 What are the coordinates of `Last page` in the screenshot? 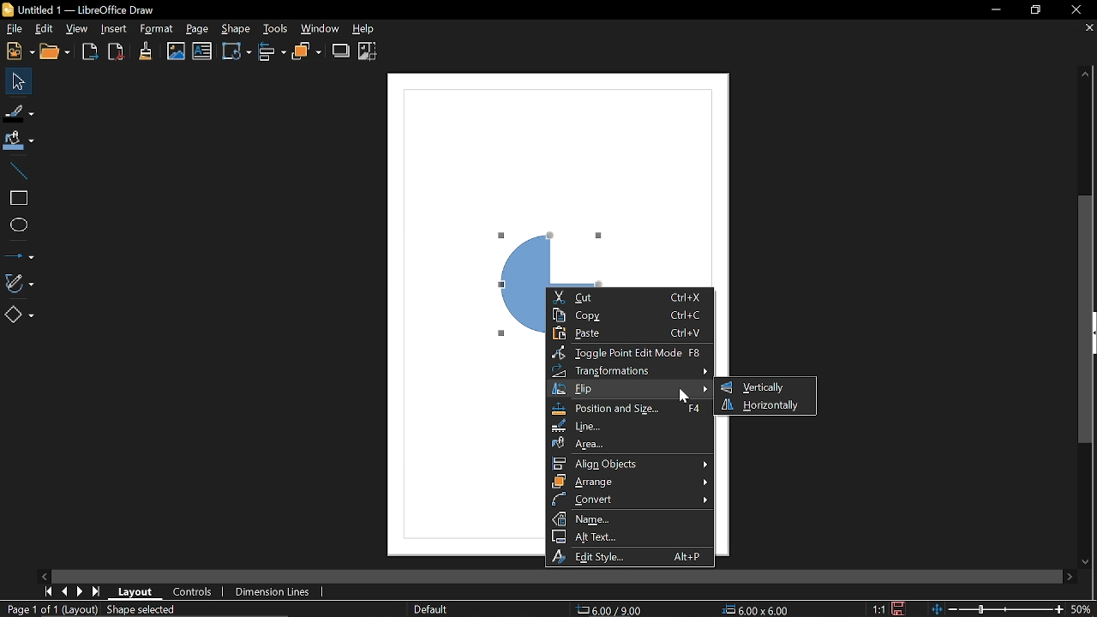 It's located at (96, 591).